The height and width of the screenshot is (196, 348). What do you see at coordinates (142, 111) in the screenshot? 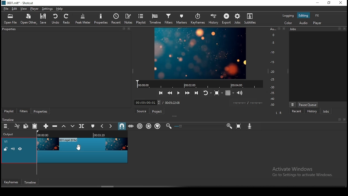
I see `source` at bounding box center [142, 111].